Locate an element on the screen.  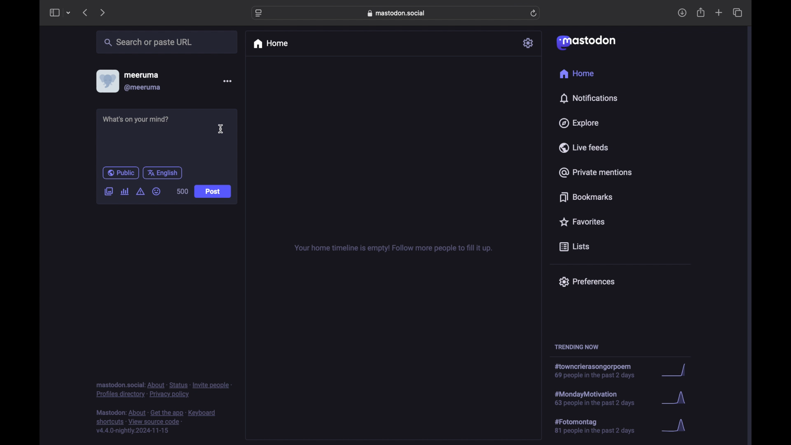
private mentions is located at coordinates (596, 172).